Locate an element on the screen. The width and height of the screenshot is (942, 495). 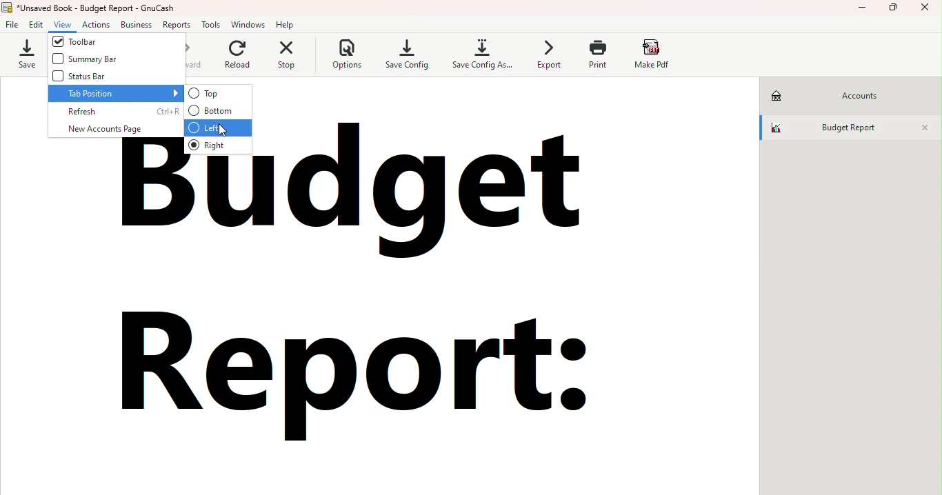
Toolbar is located at coordinates (102, 41).